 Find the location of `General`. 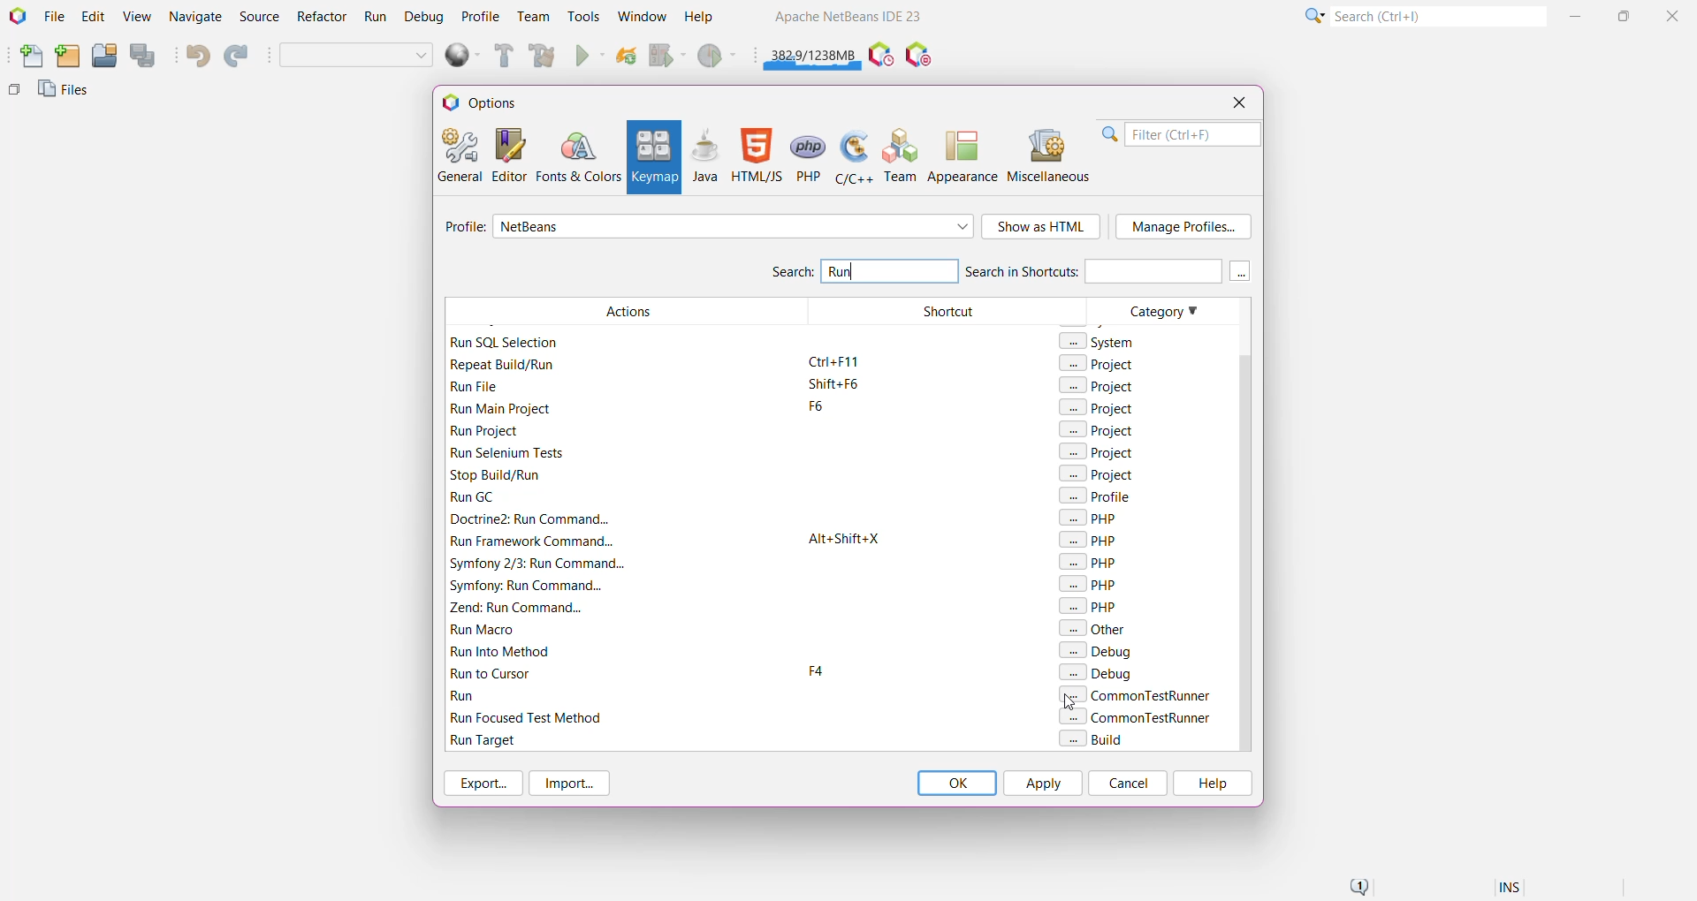

General is located at coordinates (458, 154).